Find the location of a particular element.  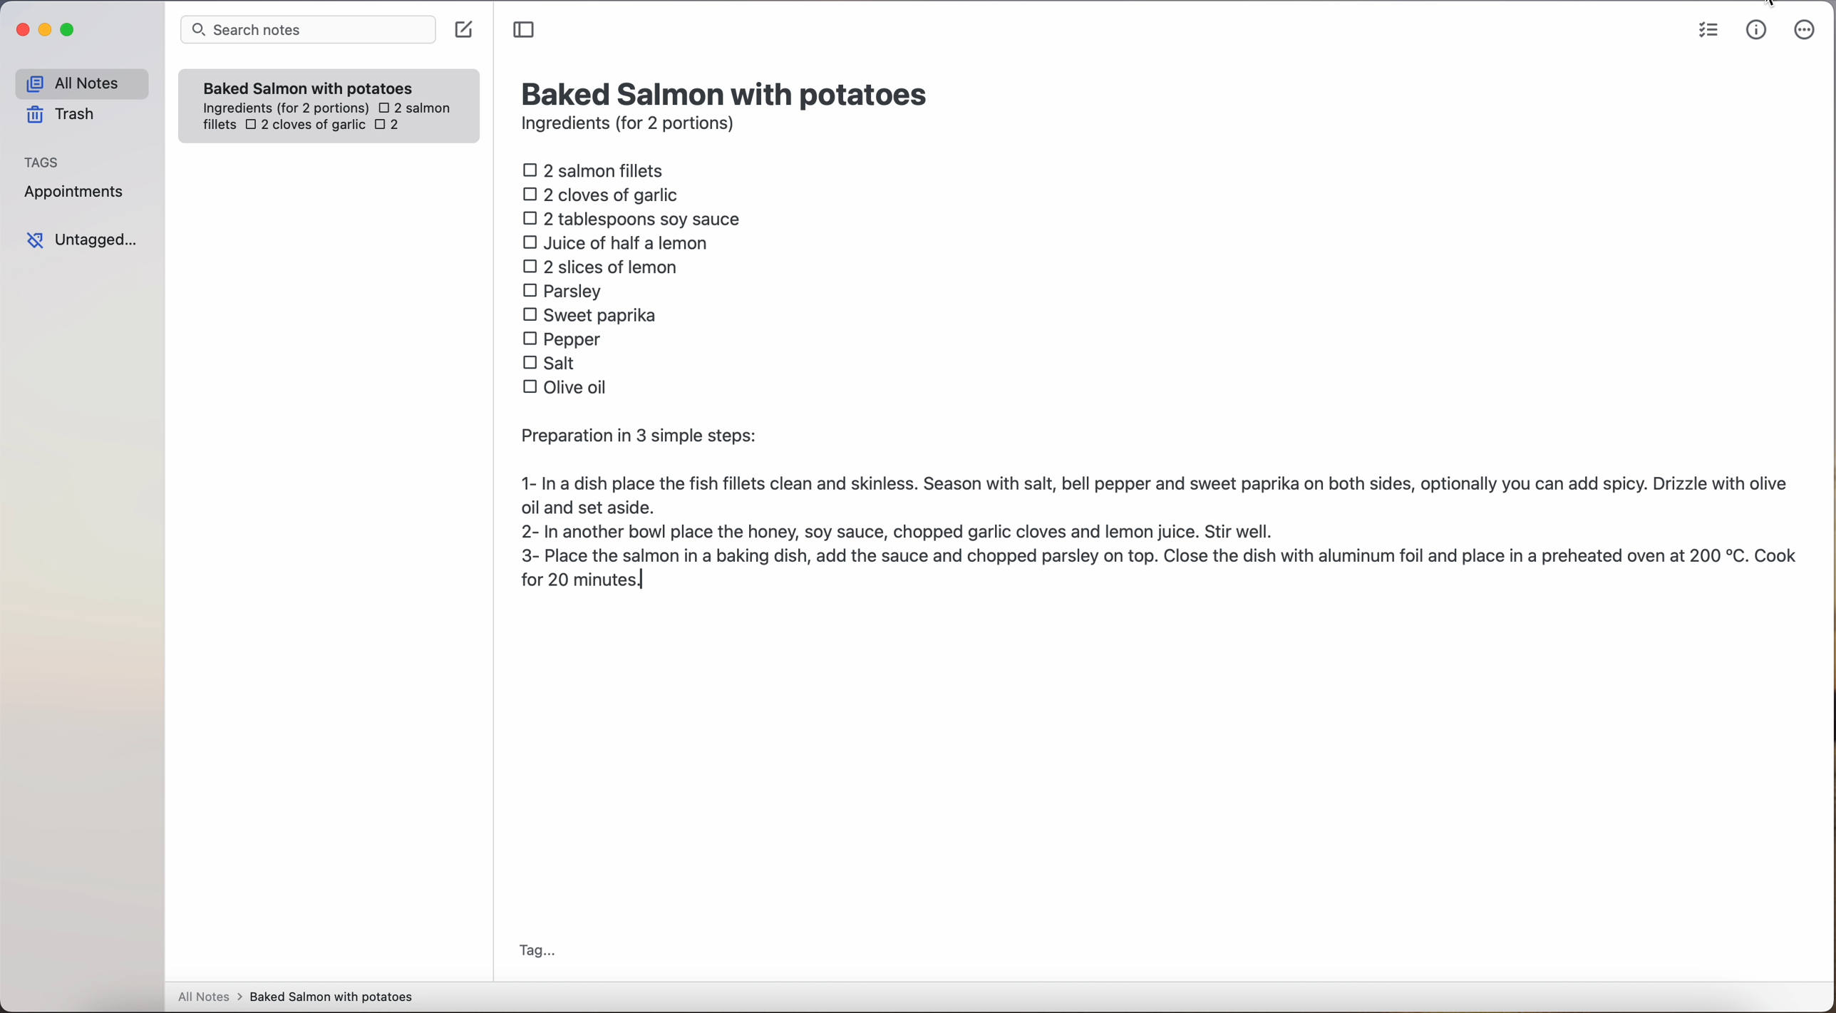

2 tablespoons soy sauce is located at coordinates (631, 218).